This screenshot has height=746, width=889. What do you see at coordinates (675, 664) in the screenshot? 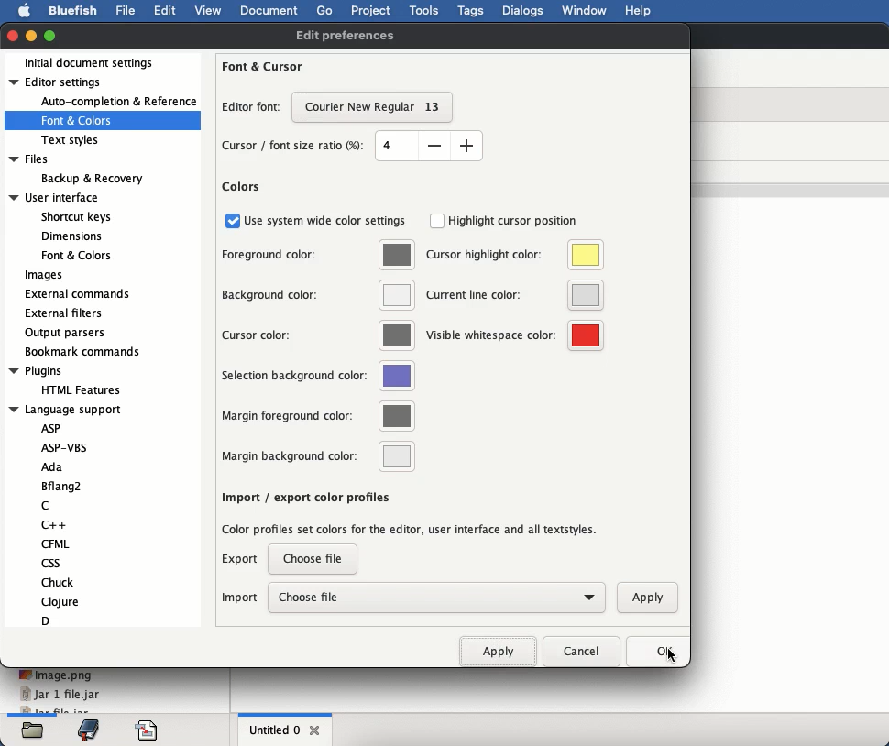
I see `click` at bounding box center [675, 664].